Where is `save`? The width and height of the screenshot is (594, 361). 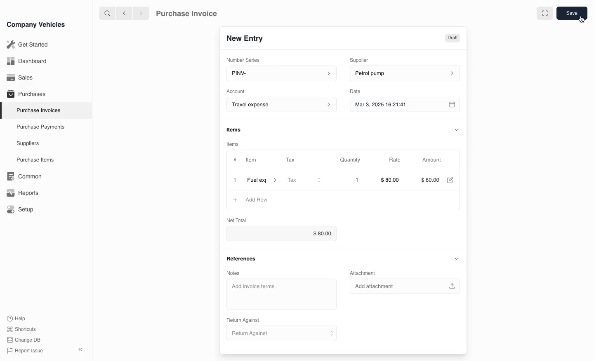
save is located at coordinates (572, 13).